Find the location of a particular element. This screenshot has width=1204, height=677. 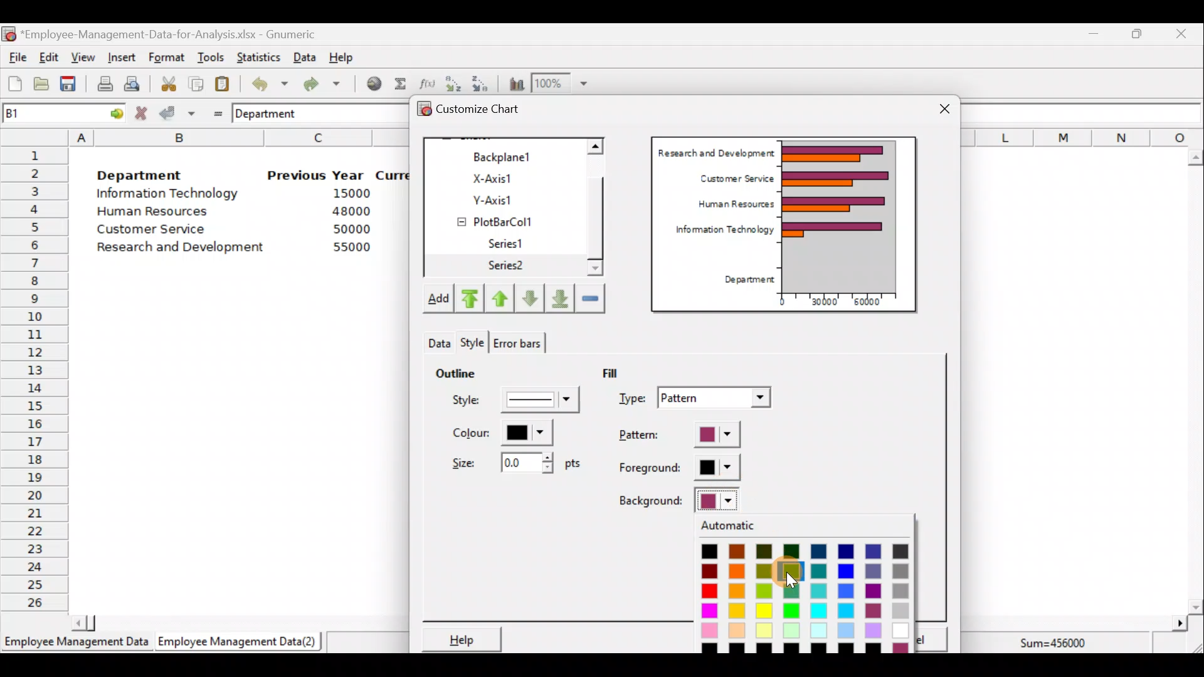

Help is located at coordinates (349, 56).